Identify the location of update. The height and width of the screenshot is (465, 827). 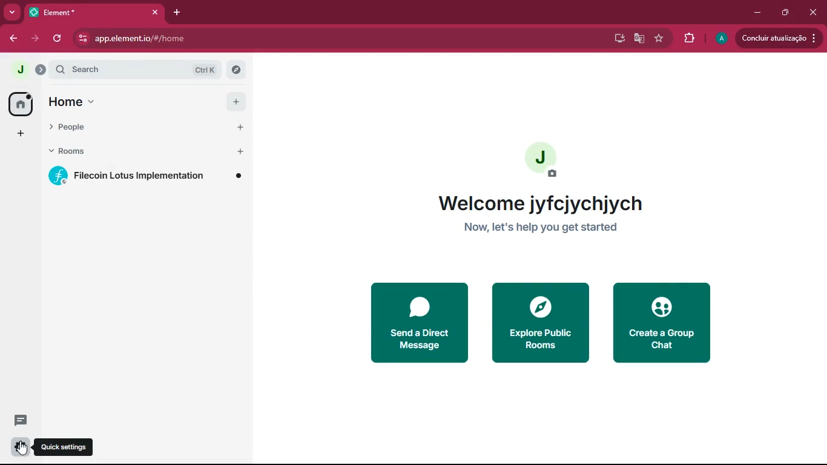
(779, 38).